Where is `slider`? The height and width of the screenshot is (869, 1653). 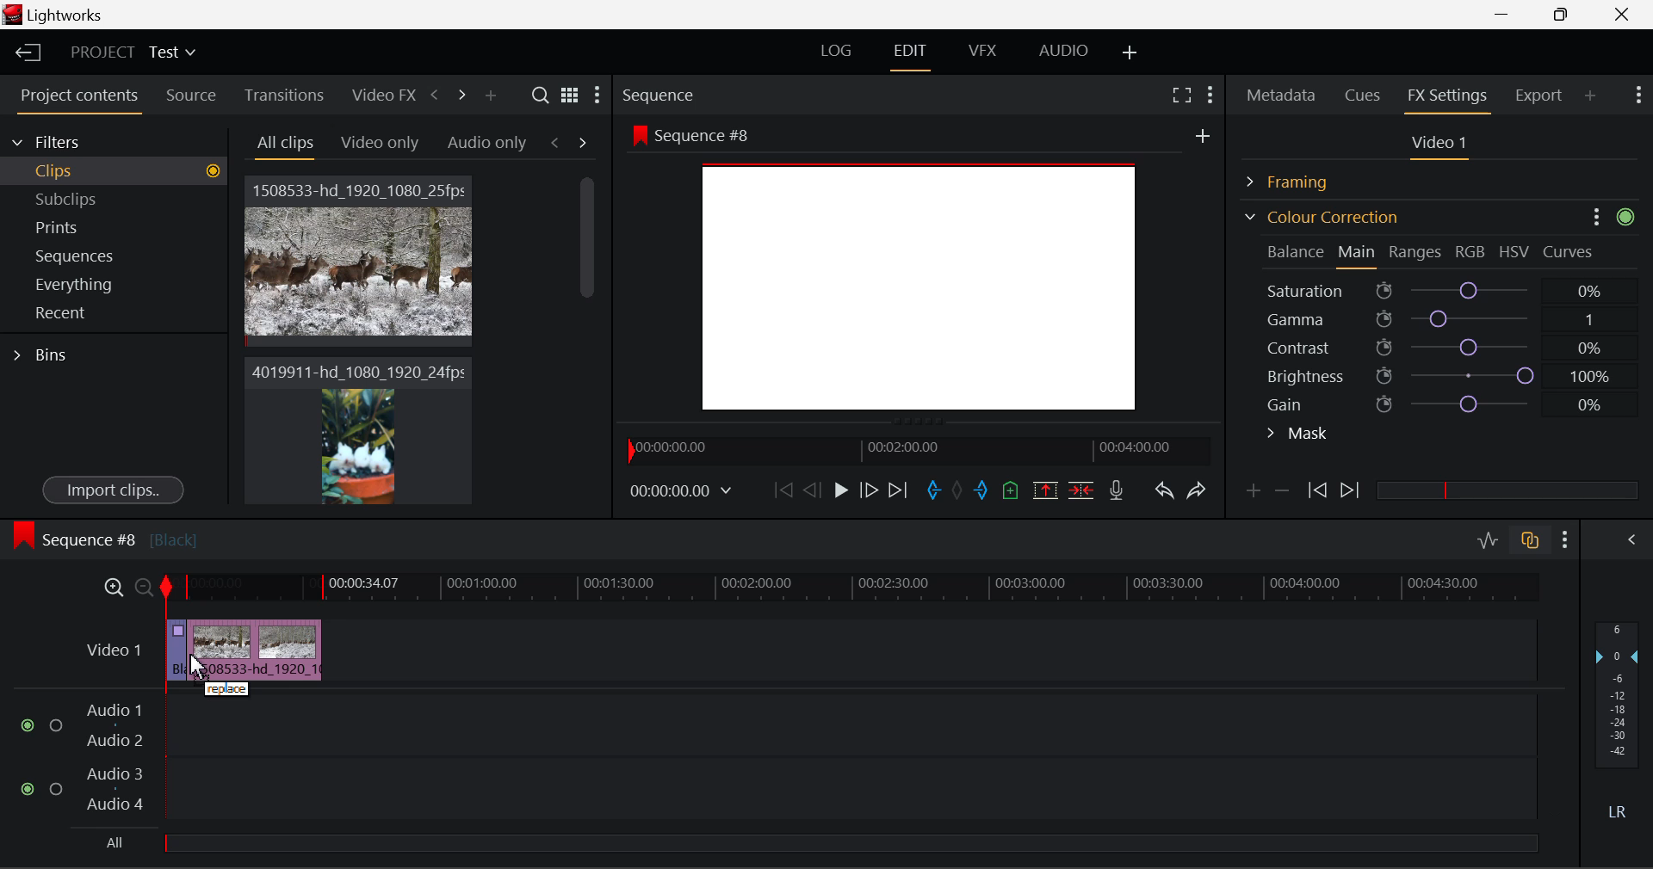 slider is located at coordinates (1507, 490).